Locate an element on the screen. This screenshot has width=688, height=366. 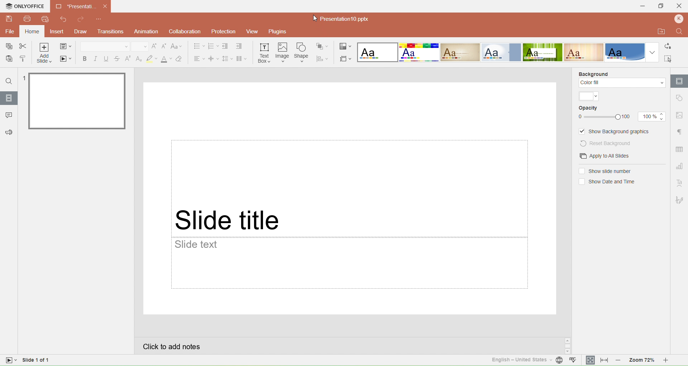
Draw is located at coordinates (83, 31).